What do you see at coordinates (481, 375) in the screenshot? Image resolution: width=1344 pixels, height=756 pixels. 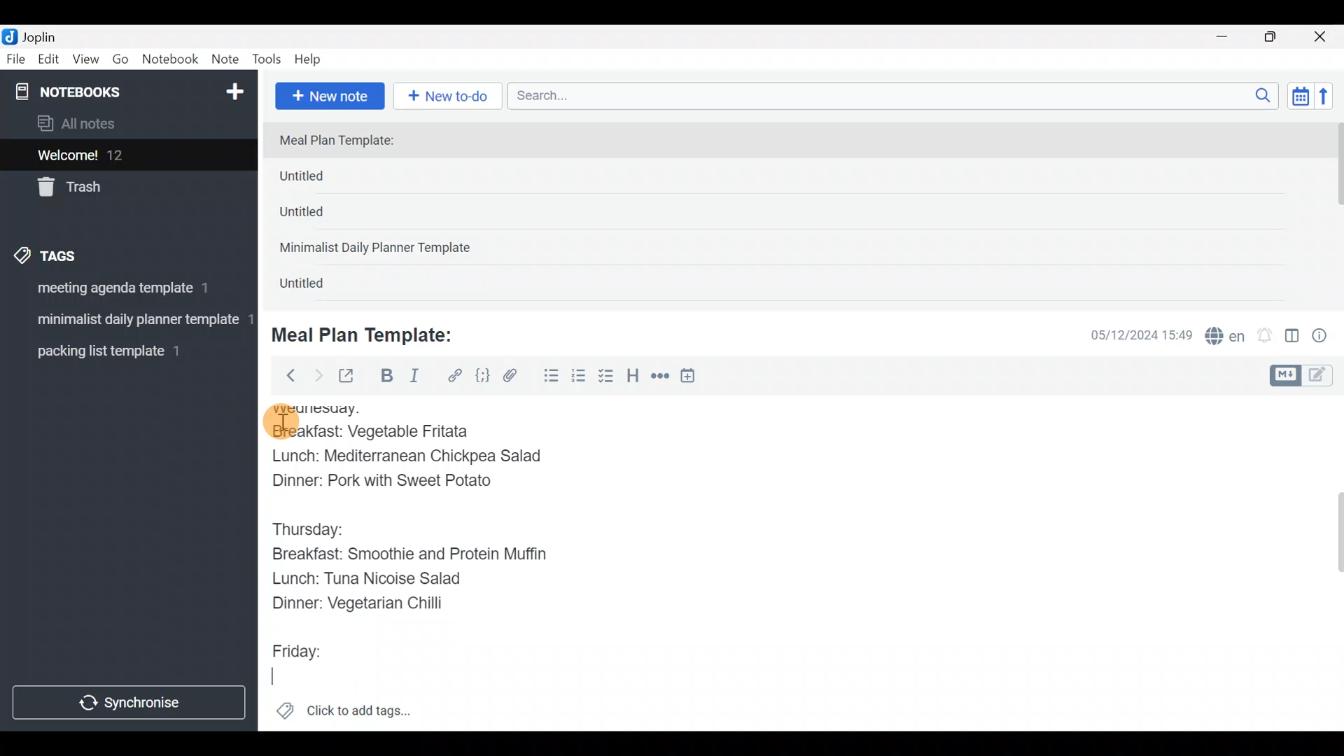 I see `Code` at bounding box center [481, 375].